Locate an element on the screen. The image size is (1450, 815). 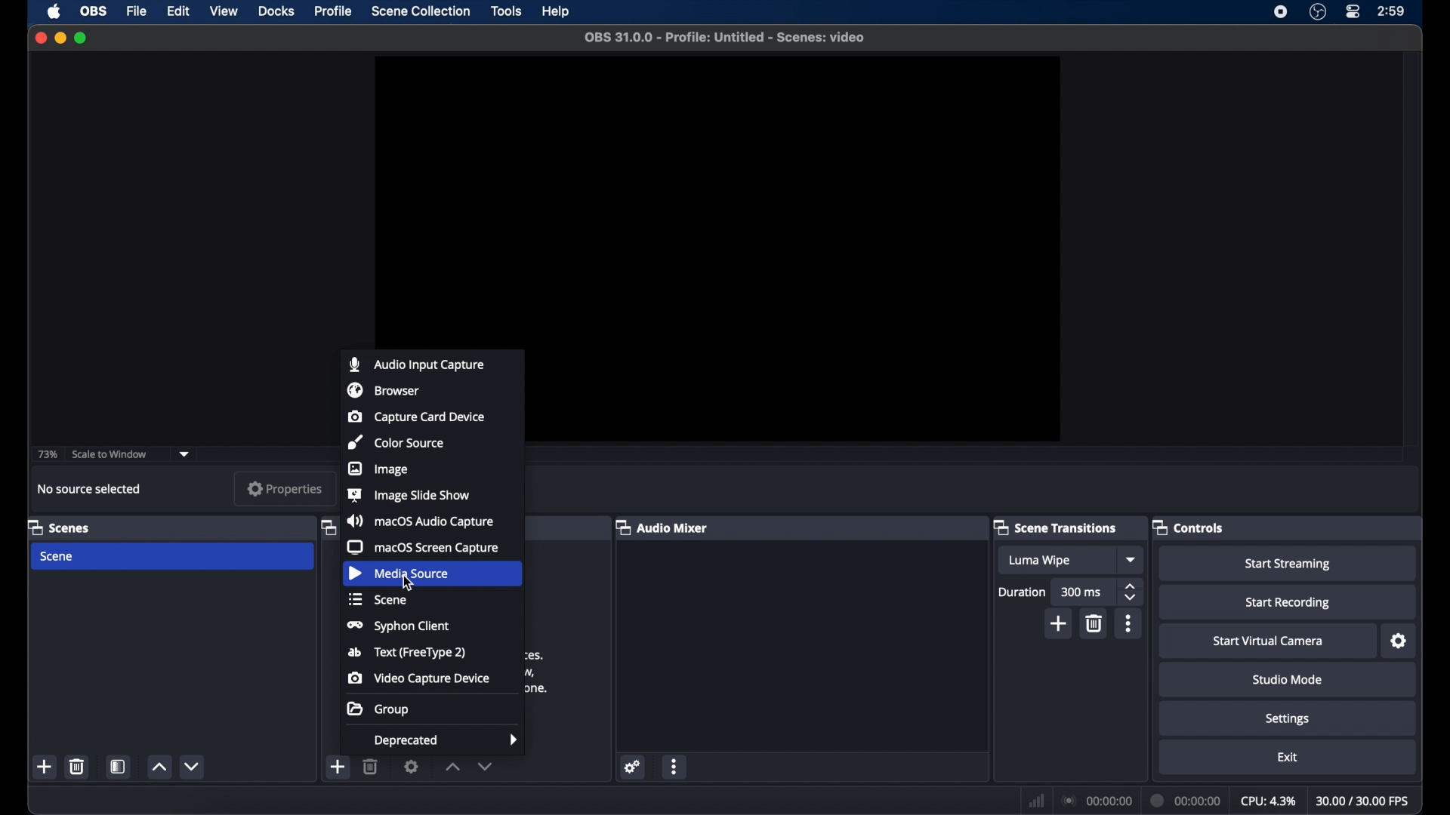
network is located at coordinates (1037, 801).